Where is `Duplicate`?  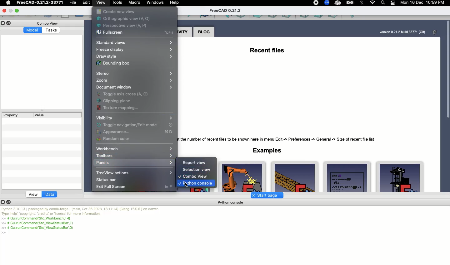
Duplicate is located at coordinates (10, 202).